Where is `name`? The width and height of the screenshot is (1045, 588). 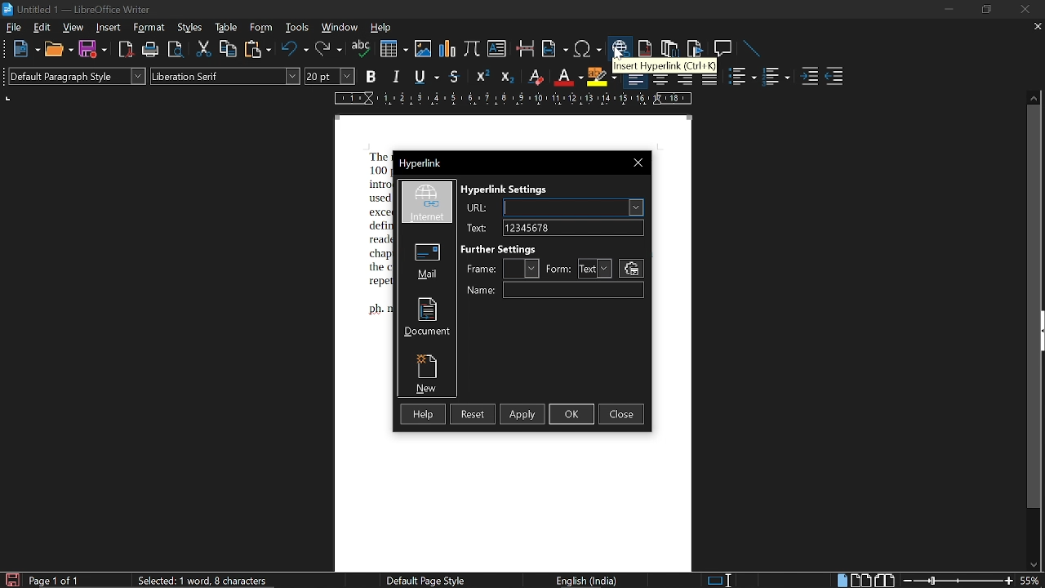 name is located at coordinates (481, 290).